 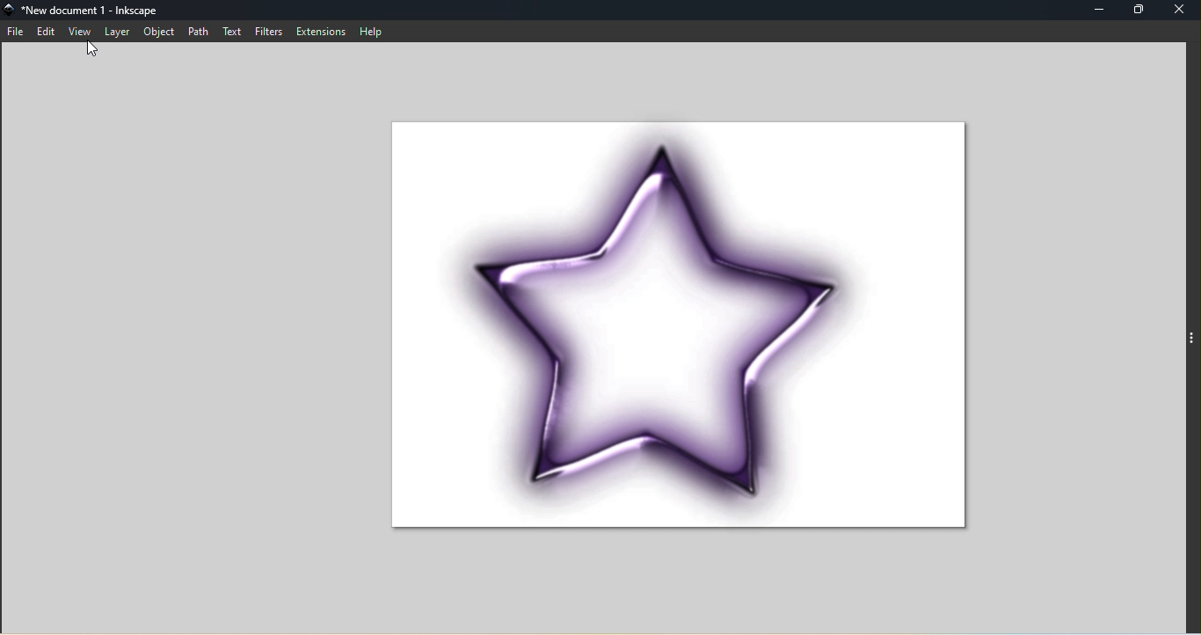 I want to click on Maximize, so click(x=1140, y=9).